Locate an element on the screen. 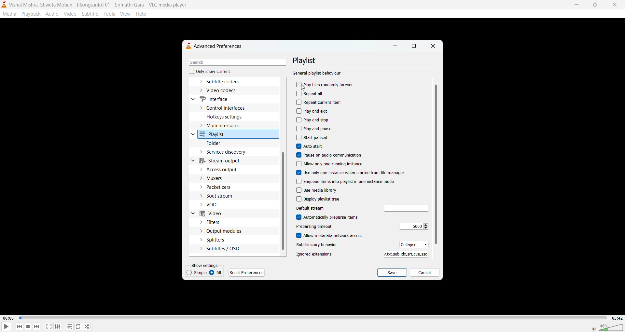 This screenshot has width=625, height=332. subtitle is located at coordinates (90, 14).